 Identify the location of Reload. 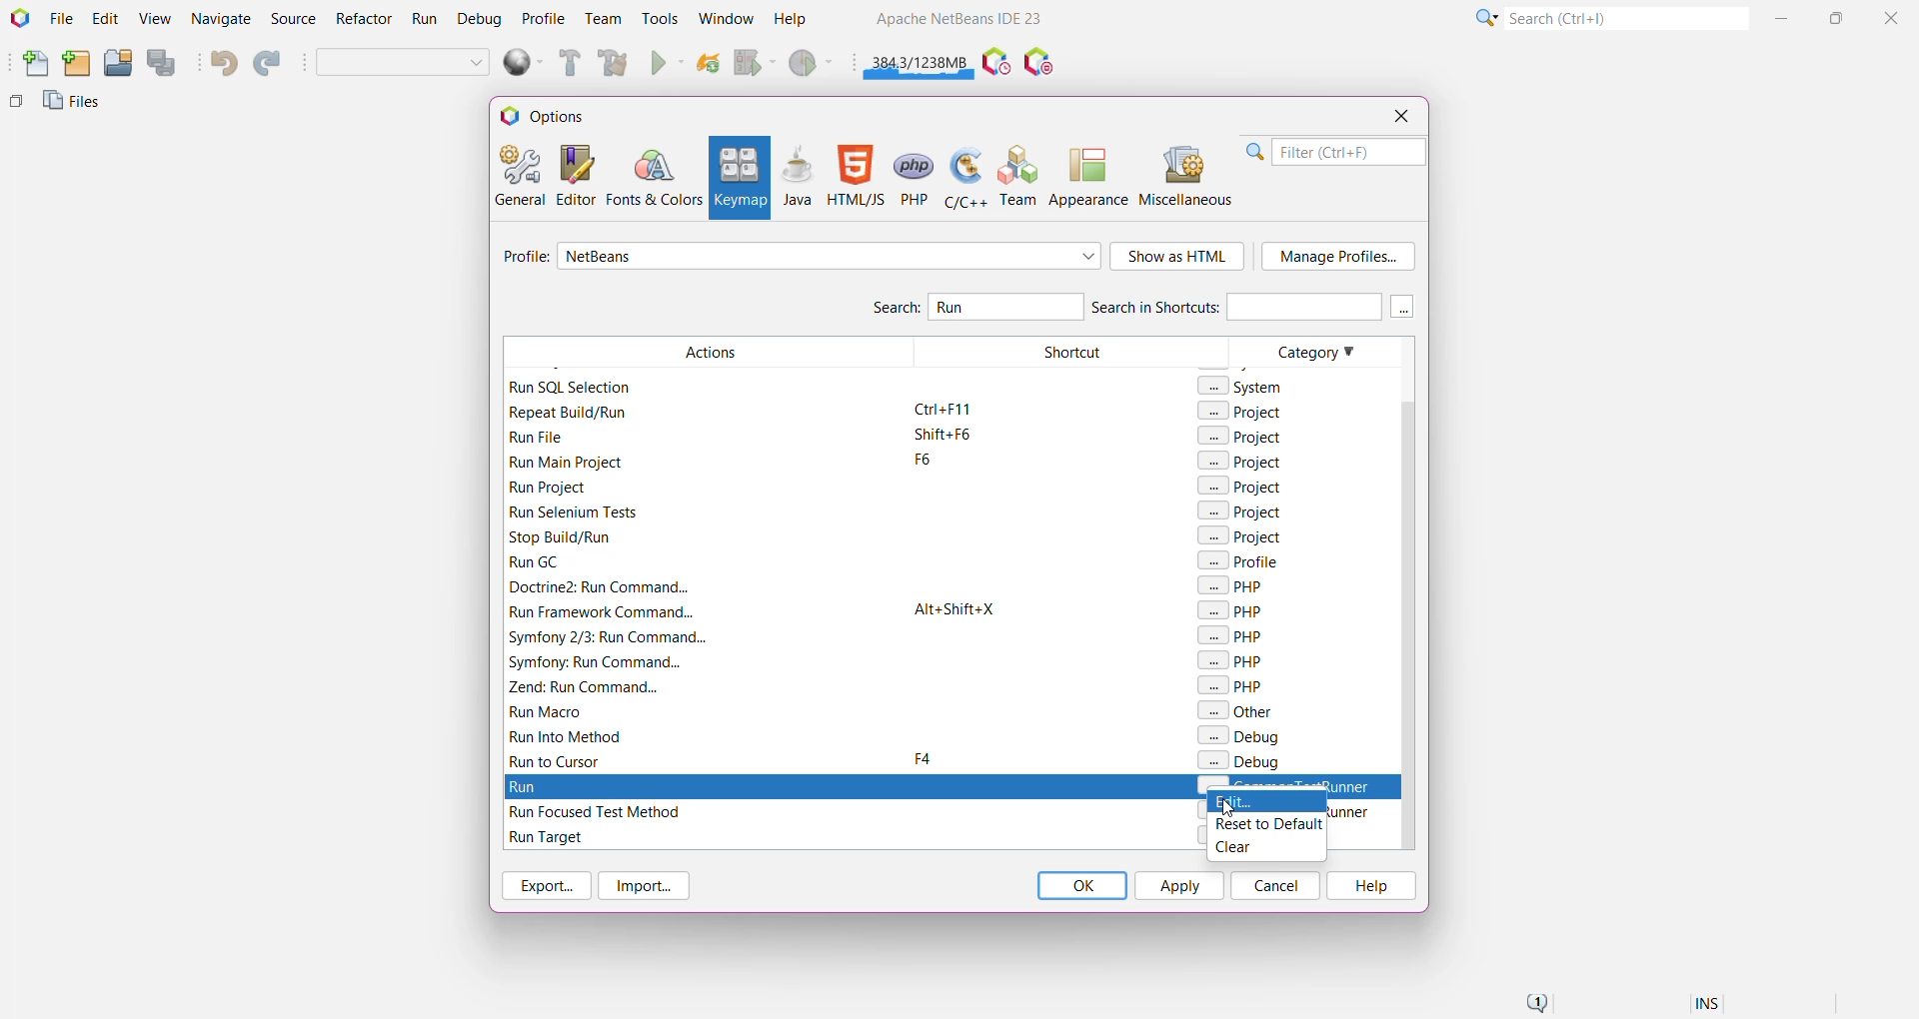
(709, 65).